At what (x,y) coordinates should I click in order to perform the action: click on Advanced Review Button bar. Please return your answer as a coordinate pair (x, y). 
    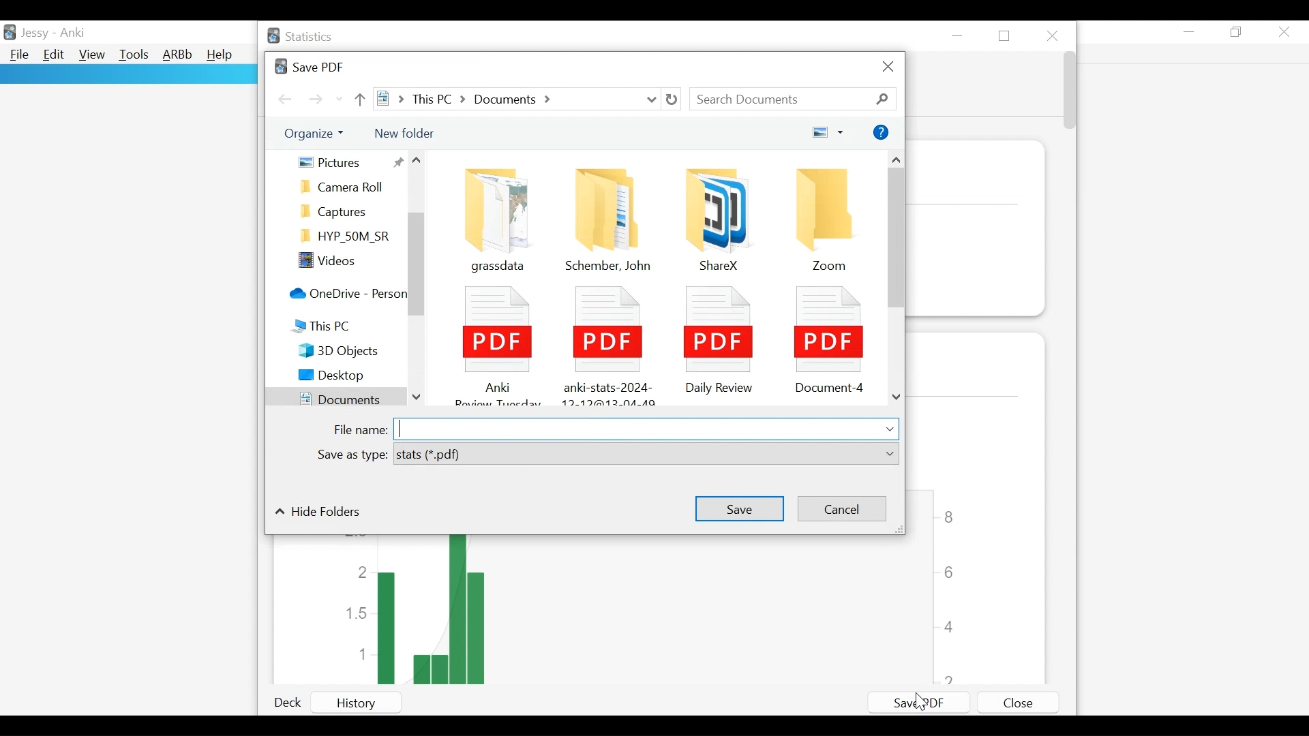
    Looking at the image, I should click on (177, 55).